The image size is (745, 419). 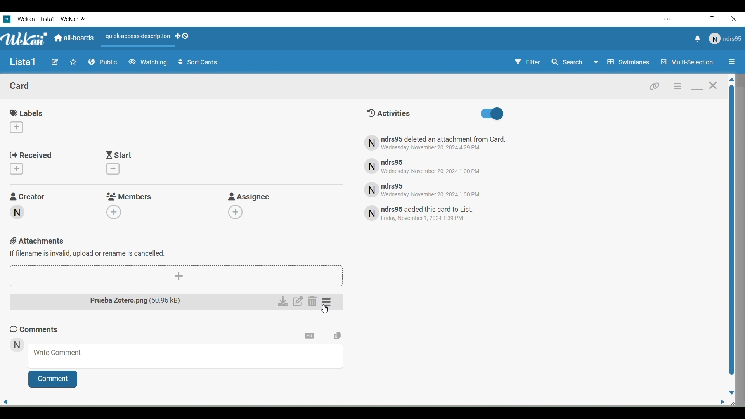 I want to click on Comment, so click(x=53, y=379).